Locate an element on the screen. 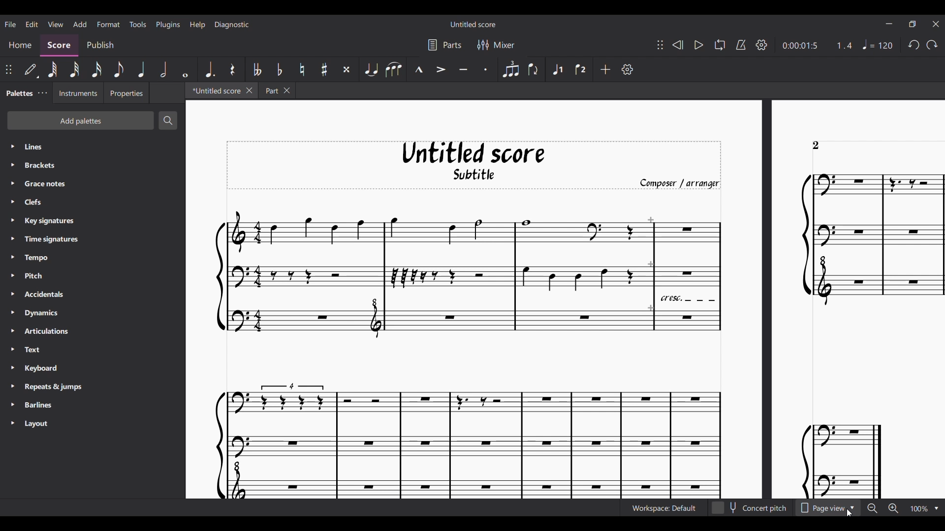 The width and height of the screenshot is (945, 531). Undo is located at coordinates (914, 45).